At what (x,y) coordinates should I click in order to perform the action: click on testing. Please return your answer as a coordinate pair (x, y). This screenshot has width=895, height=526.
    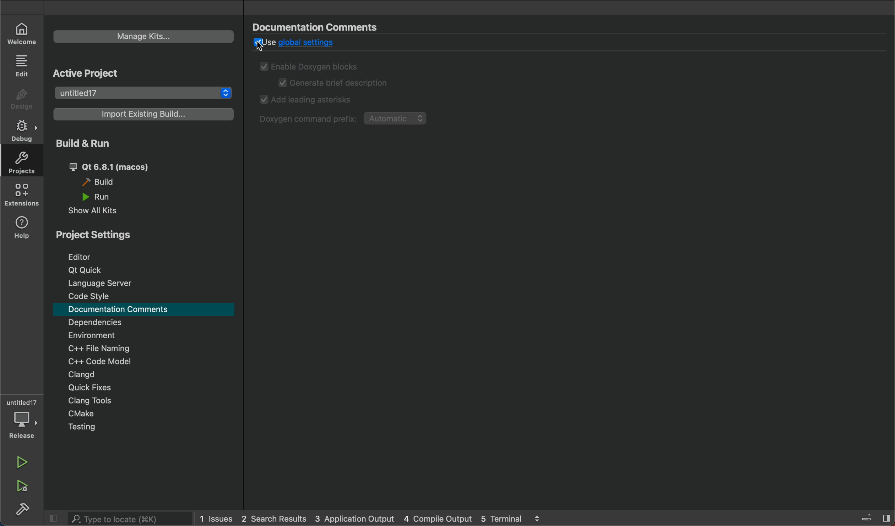
    Looking at the image, I should click on (82, 427).